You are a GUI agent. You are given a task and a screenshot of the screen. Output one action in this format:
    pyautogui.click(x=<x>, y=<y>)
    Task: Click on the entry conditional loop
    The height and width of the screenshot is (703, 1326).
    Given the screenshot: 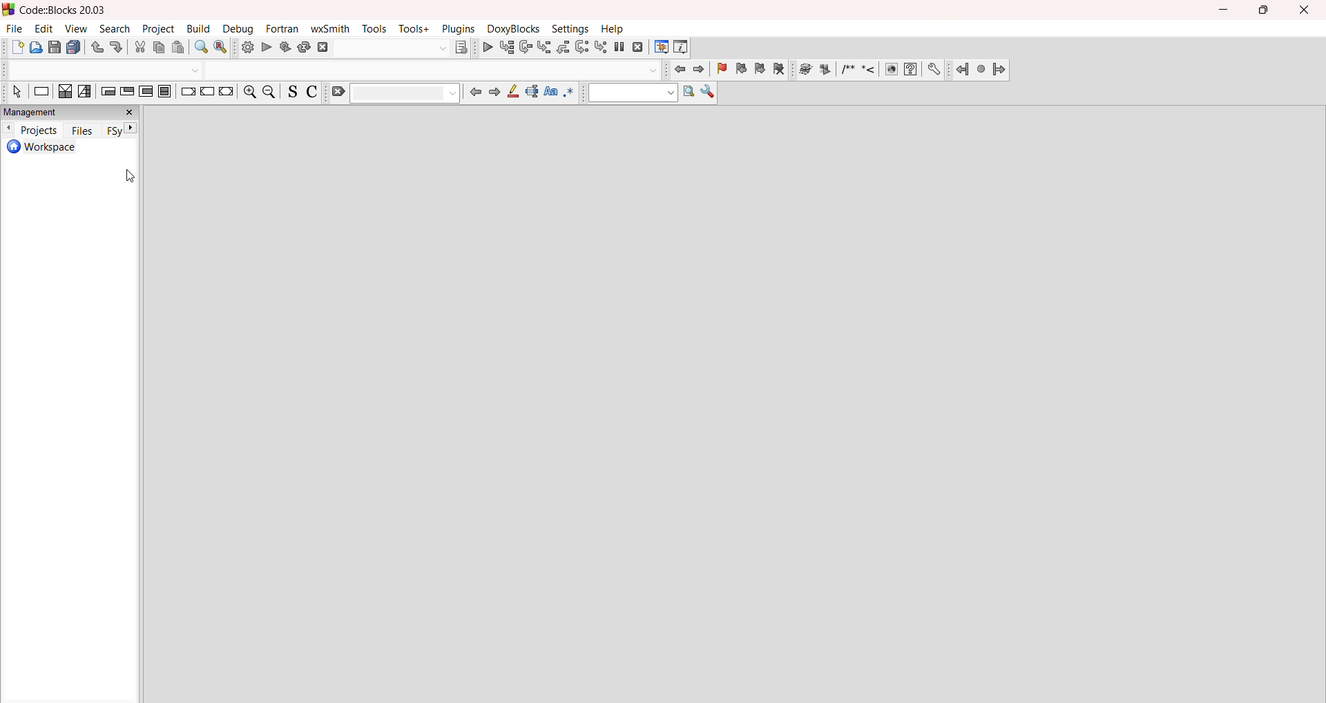 What is the action you would take?
    pyautogui.click(x=108, y=94)
    